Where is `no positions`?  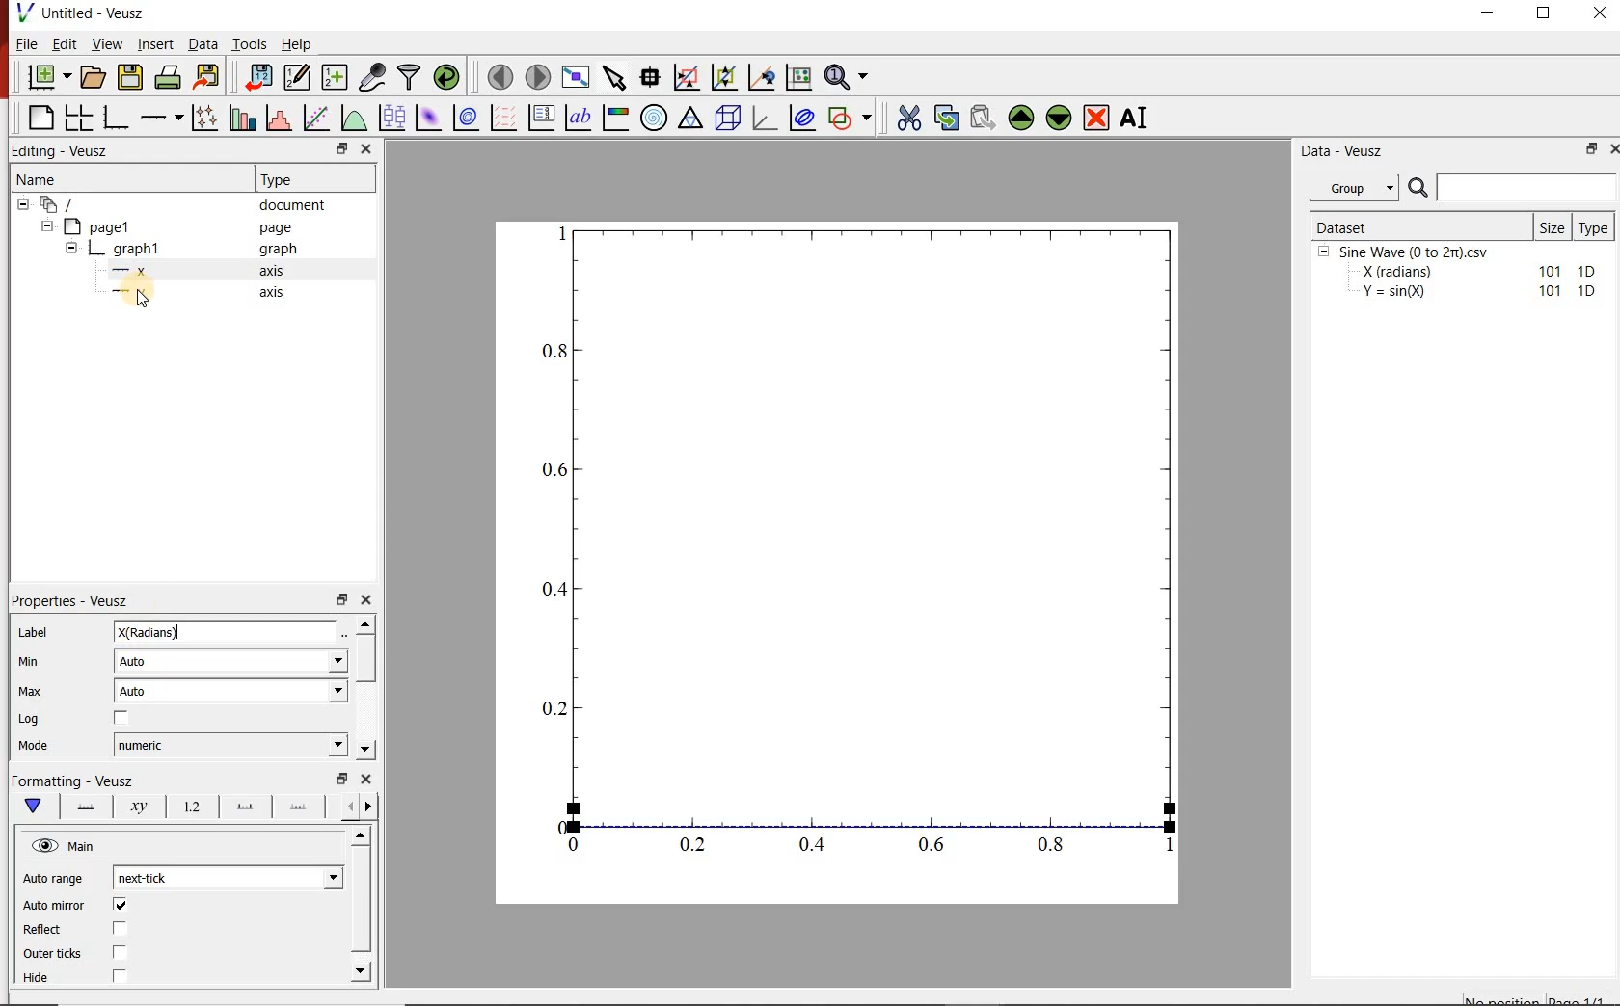
no positions is located at coordinates (1536, 997).